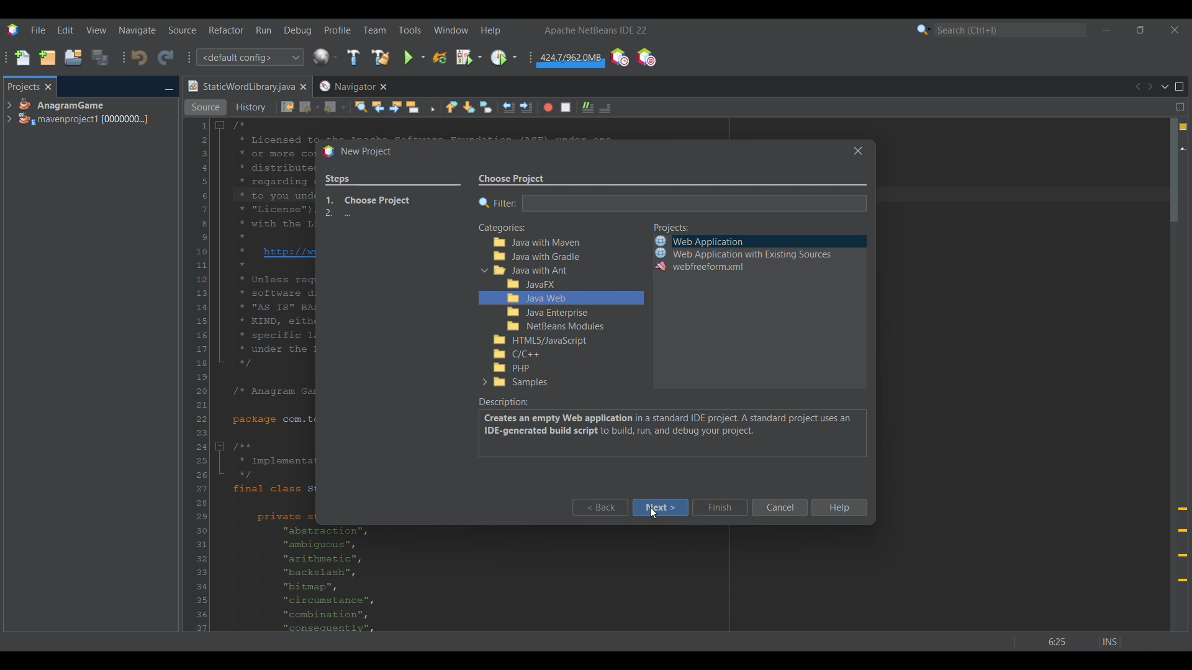 Image resolution: width=1192 pixels, height=670 pixels. I want to click on Finish, so click(720, 507).